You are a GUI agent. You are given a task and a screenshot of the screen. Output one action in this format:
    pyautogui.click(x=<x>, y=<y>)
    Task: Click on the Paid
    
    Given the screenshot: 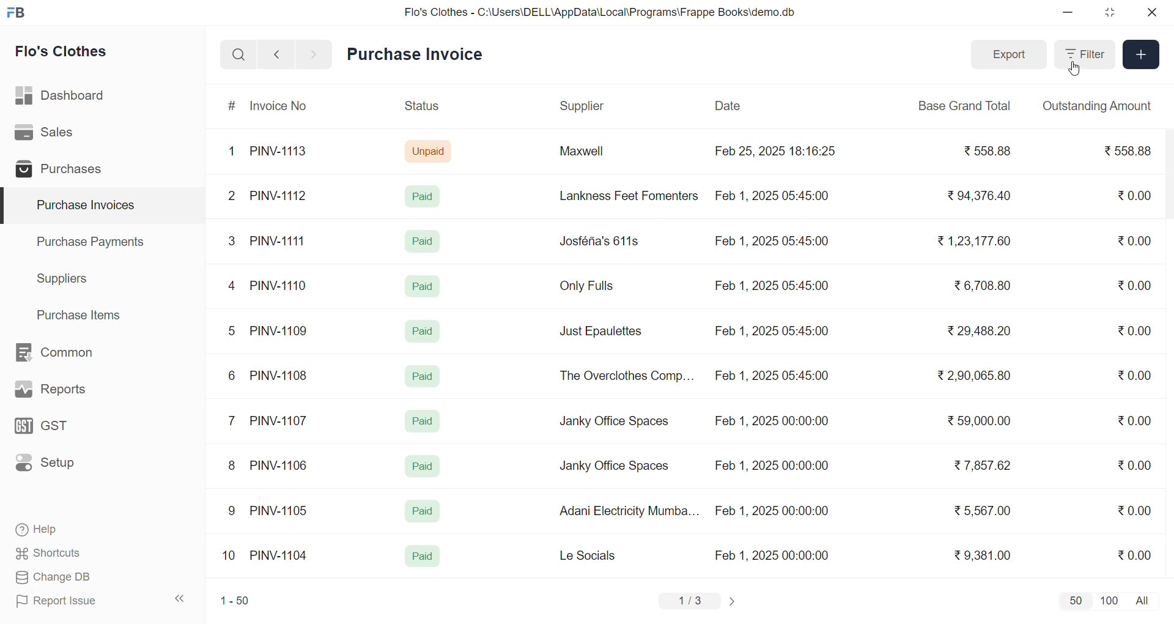 What is the action you would take?
    pyautogui.click(x=423, y=557)
    